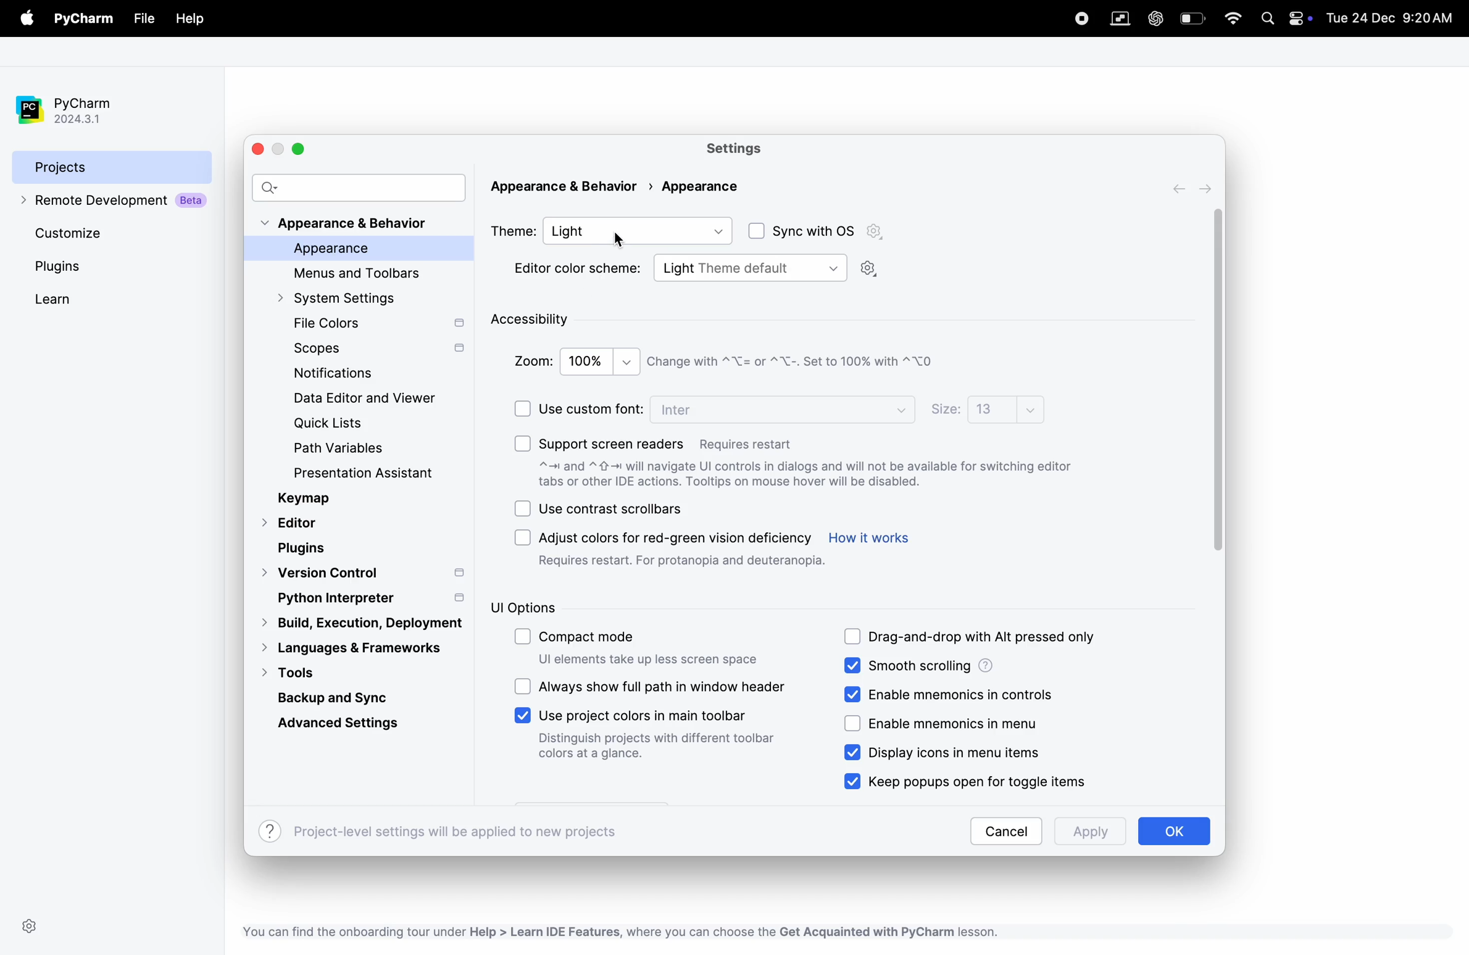 This screenshot has width=1469, height=955. I want to click on backup and synce, so click(349, 696).